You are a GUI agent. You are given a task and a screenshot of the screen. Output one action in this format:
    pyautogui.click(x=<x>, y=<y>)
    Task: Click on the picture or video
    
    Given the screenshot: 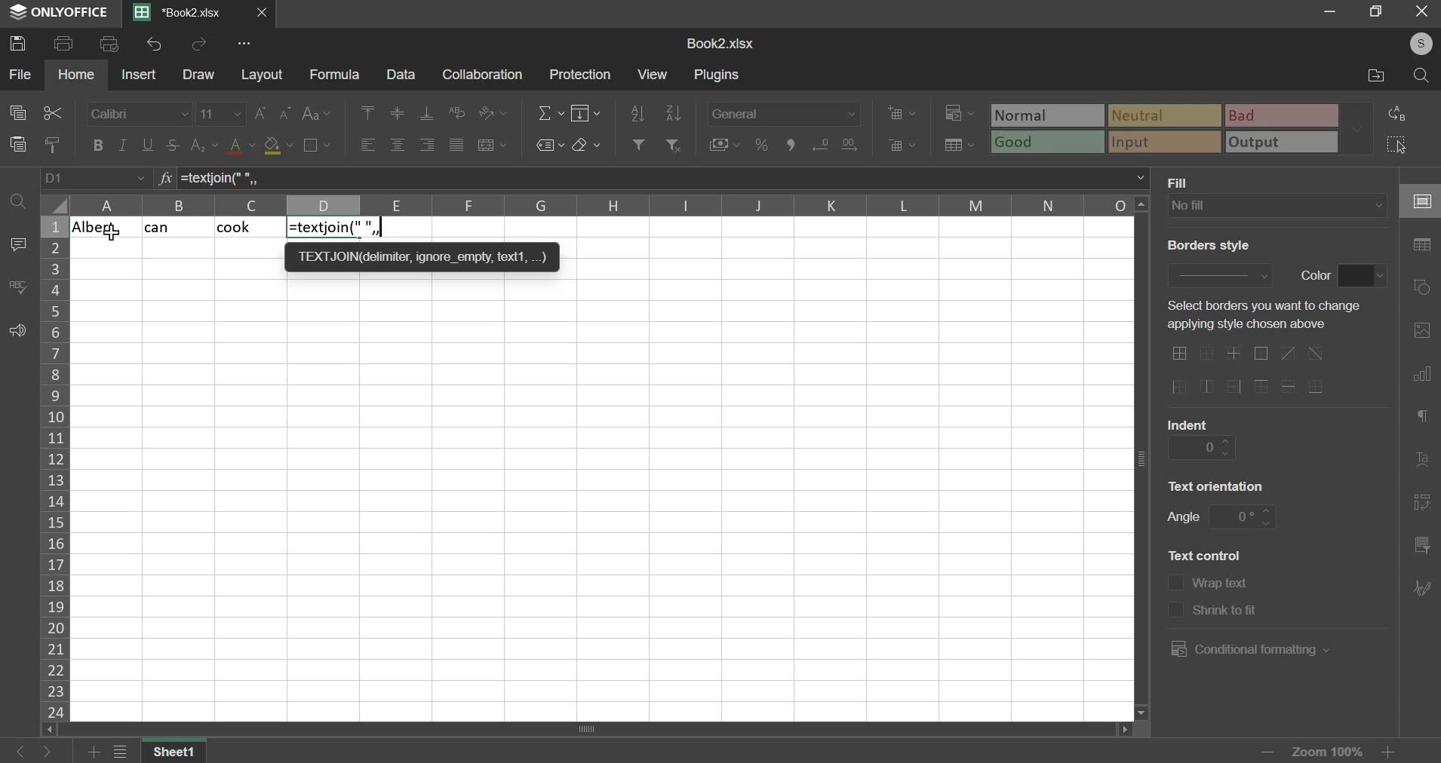 What is the action you would take?
    pyautogui.click(x=1421, y=332)
    